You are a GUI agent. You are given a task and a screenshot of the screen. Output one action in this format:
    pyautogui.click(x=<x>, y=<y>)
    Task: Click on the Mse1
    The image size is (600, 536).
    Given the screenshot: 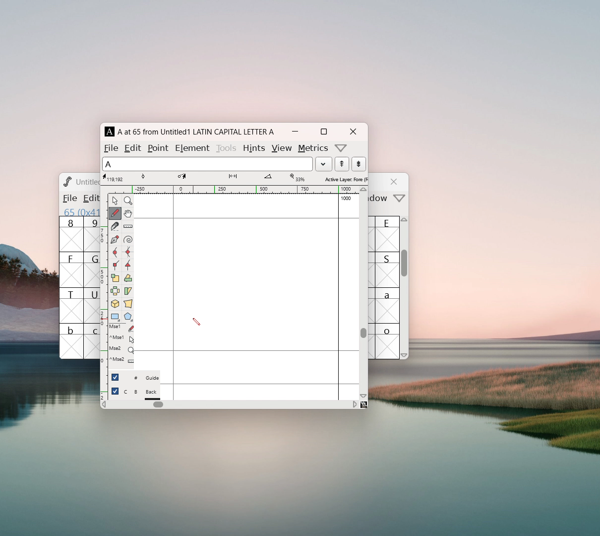 What is the action you would take?
    pyautogui.click(x=122, y=328)
    